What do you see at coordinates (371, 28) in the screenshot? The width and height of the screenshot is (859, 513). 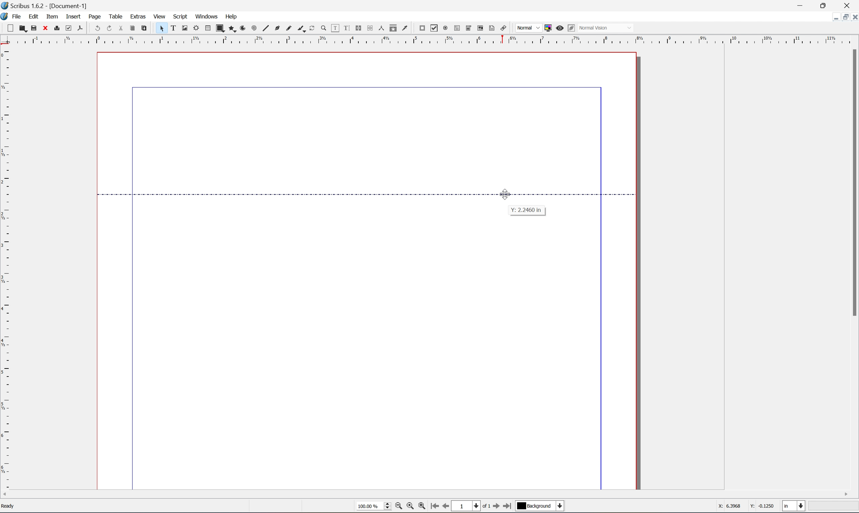 I see `unlink text frames` at bounding box center [371, 28].